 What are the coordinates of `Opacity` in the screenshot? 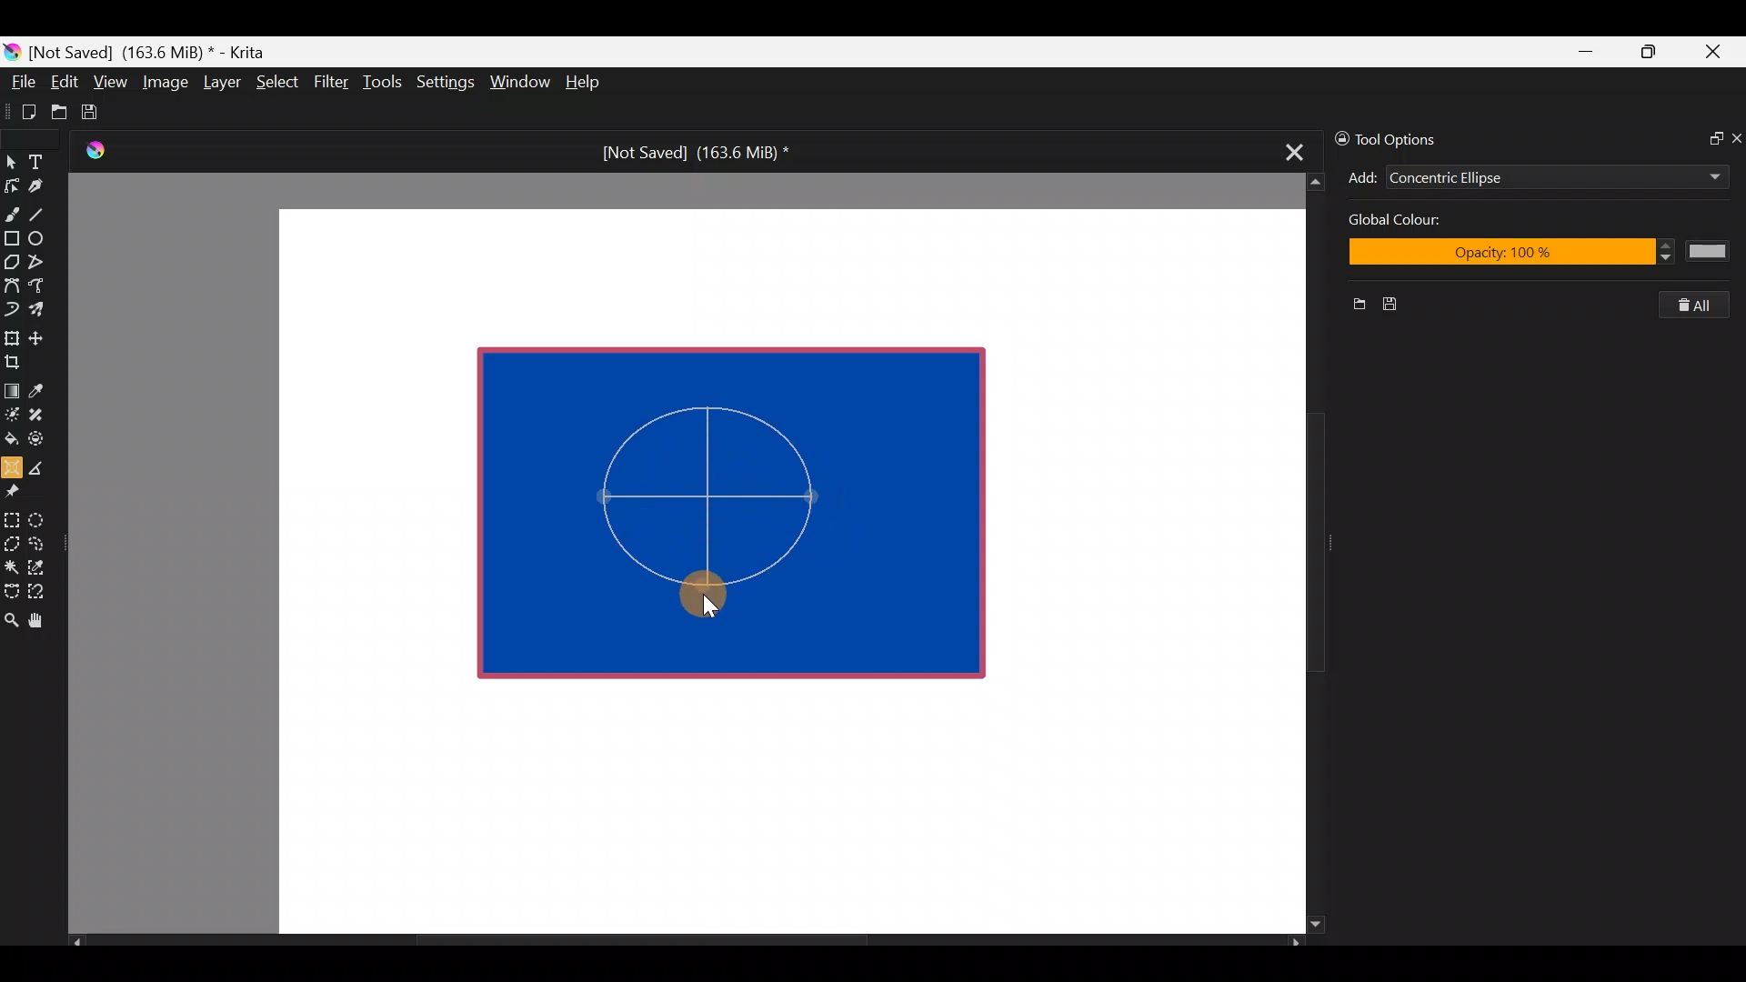 It's located at (1534, 254).